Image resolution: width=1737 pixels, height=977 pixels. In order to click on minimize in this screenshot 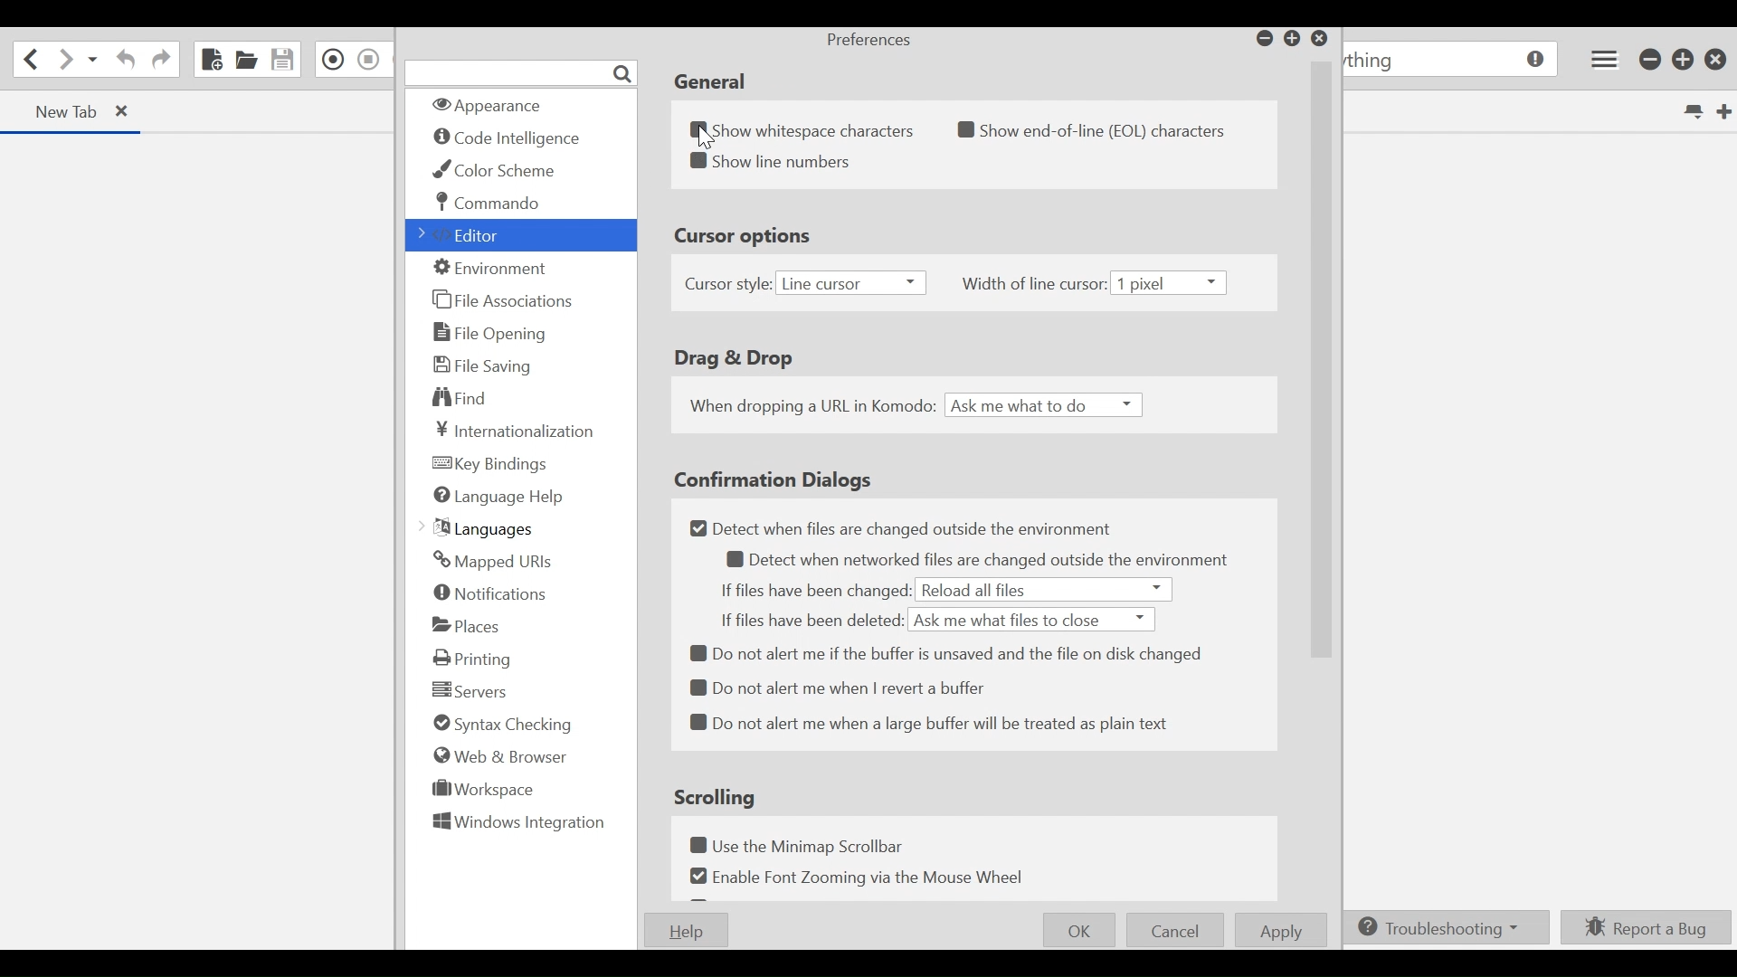, I will do `click(1652, 60)`.